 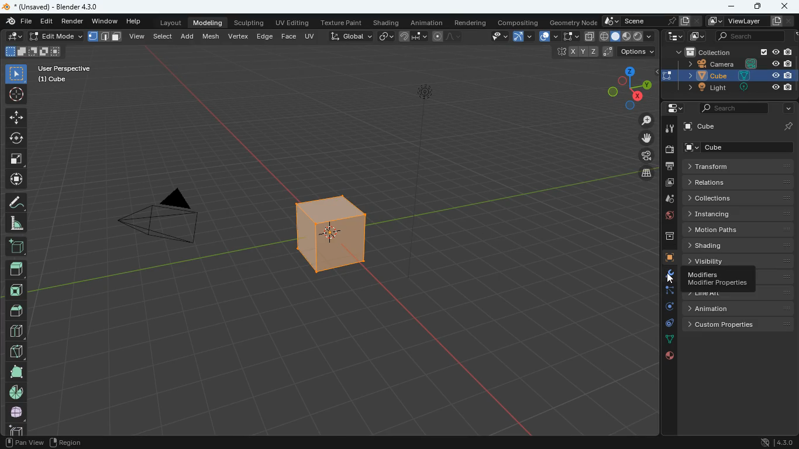 What do you see at coordinates (672, 277) in the screenshot?
I see `cursor` at bounding box center [672, 277].